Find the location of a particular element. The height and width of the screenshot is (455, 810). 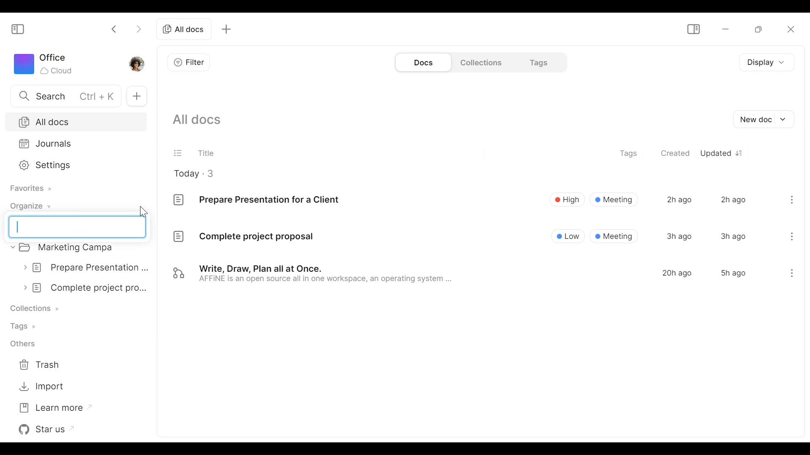

Prepare Presentation for a Client is located at coordinates (256, 199).